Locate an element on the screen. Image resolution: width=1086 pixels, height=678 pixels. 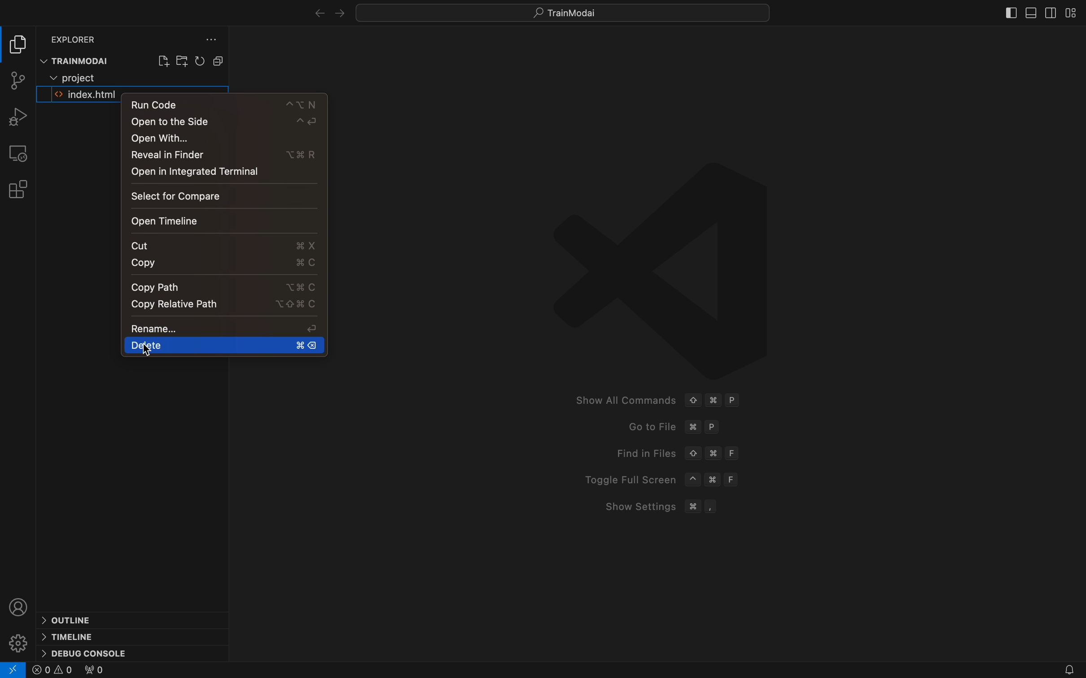
trainmodal is located at coordinates (86, 59).